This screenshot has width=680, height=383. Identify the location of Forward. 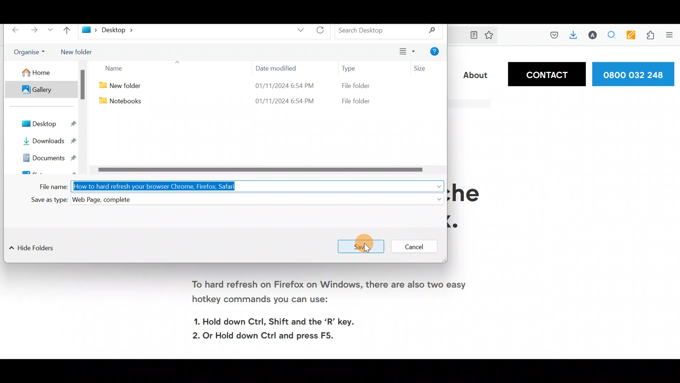
(34, 30).